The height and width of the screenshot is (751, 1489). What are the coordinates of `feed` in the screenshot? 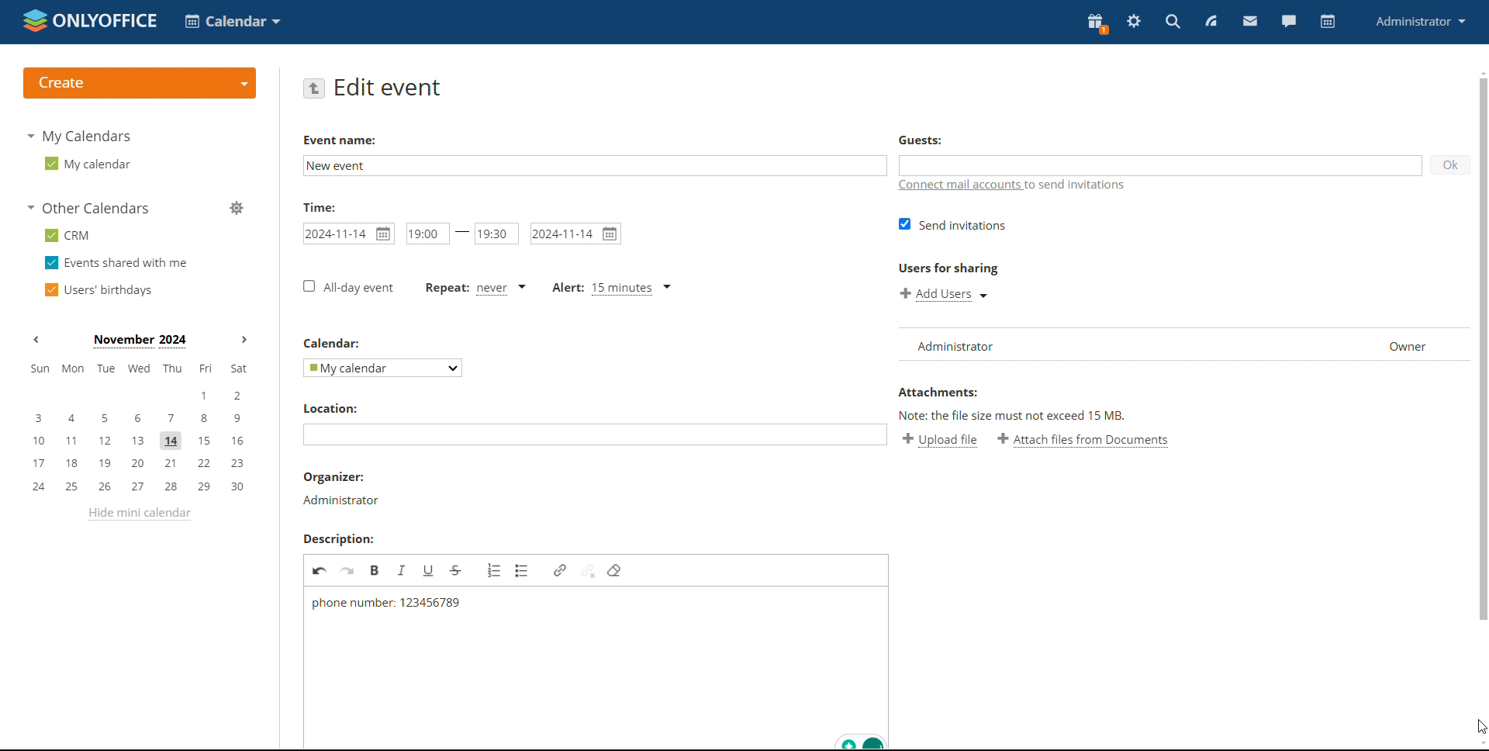 It's located at (1211, 22).